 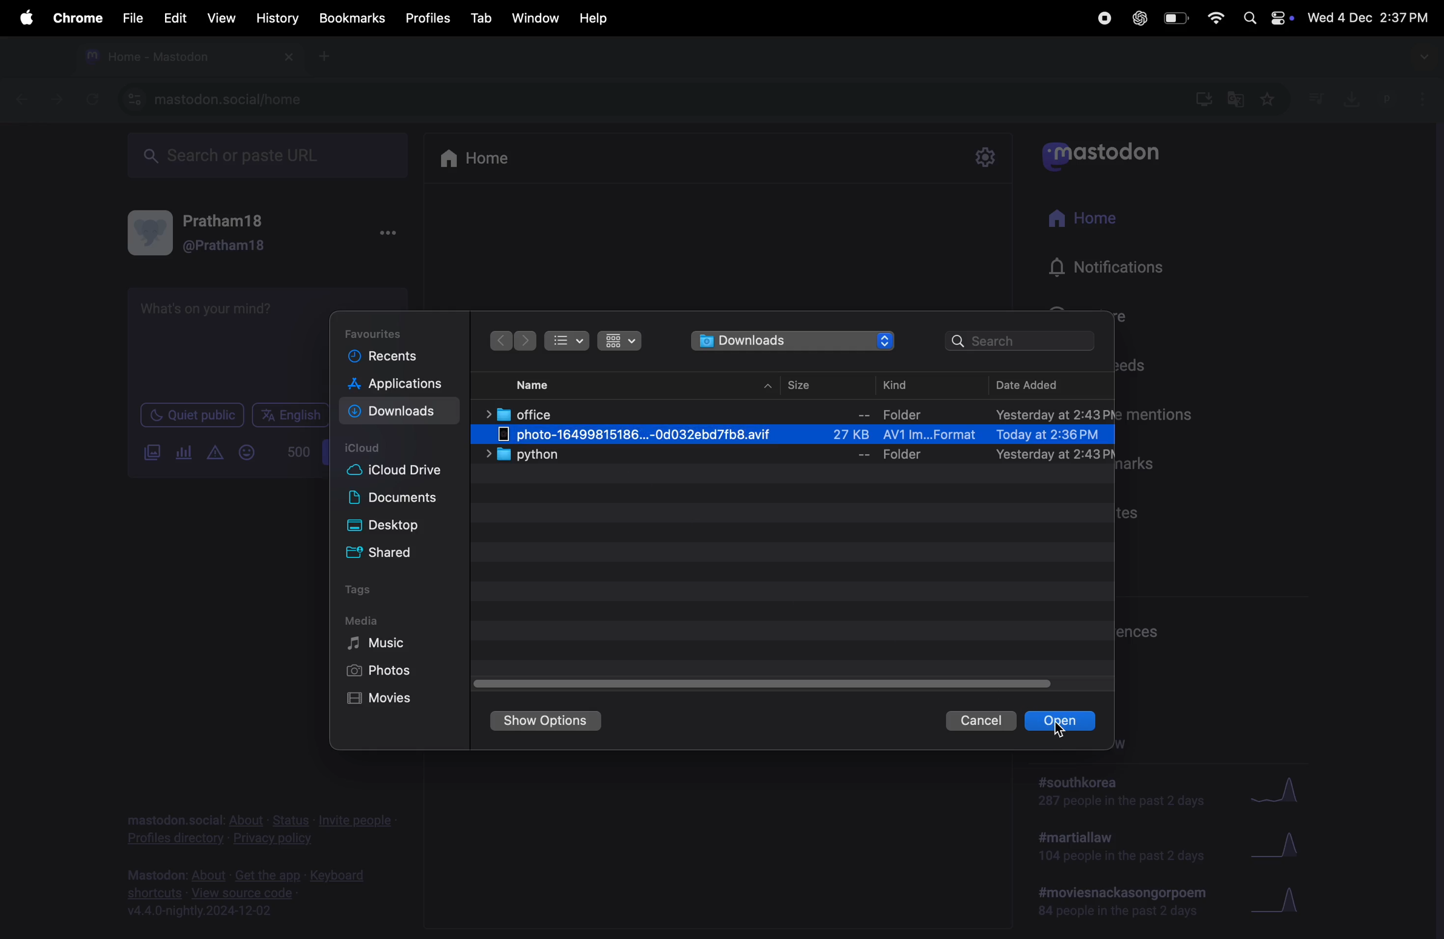 What do you see at coordinates (1266, 16) in the screenshot?
I see `apple widgets` at bounding box center [1266, 16].